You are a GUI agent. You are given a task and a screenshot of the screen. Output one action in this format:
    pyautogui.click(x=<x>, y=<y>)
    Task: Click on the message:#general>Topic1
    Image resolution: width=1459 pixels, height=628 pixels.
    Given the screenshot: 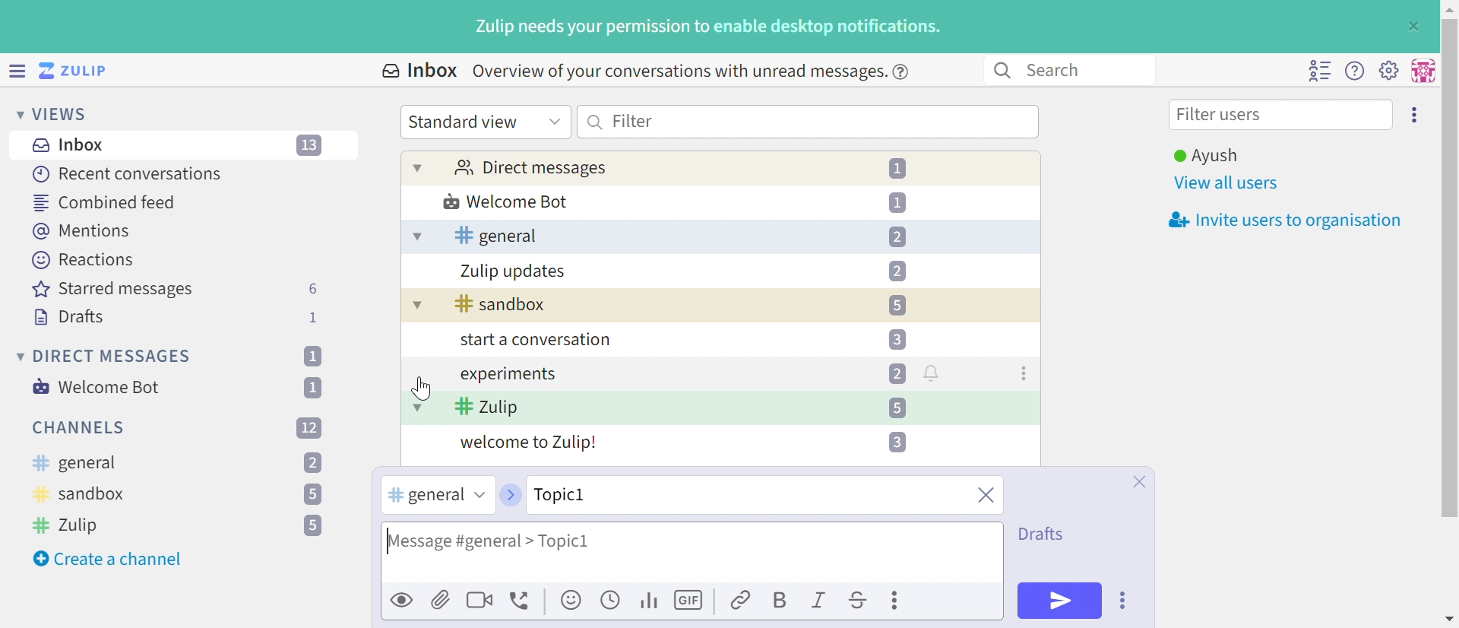 What is the action you would take?
    pyautogui.click(x=530, y=540)
    